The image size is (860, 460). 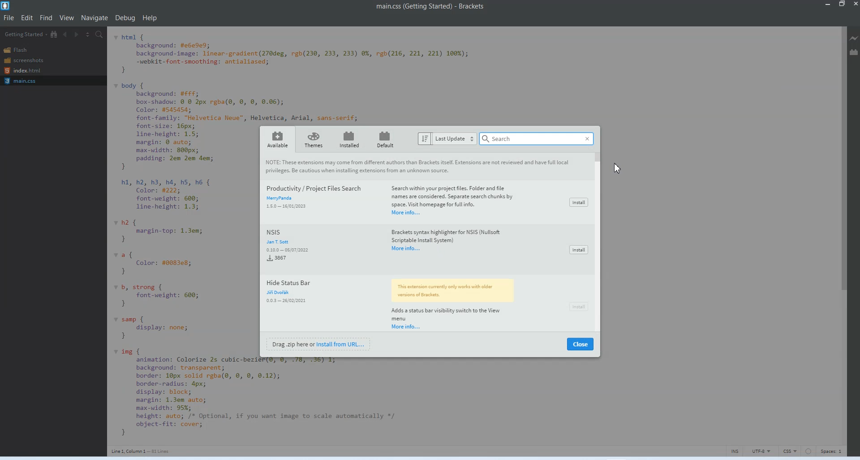 What do you see at coordinates (854, 38) in the screenshot?
I see `Live Preview` at bounding box center [854, 38].